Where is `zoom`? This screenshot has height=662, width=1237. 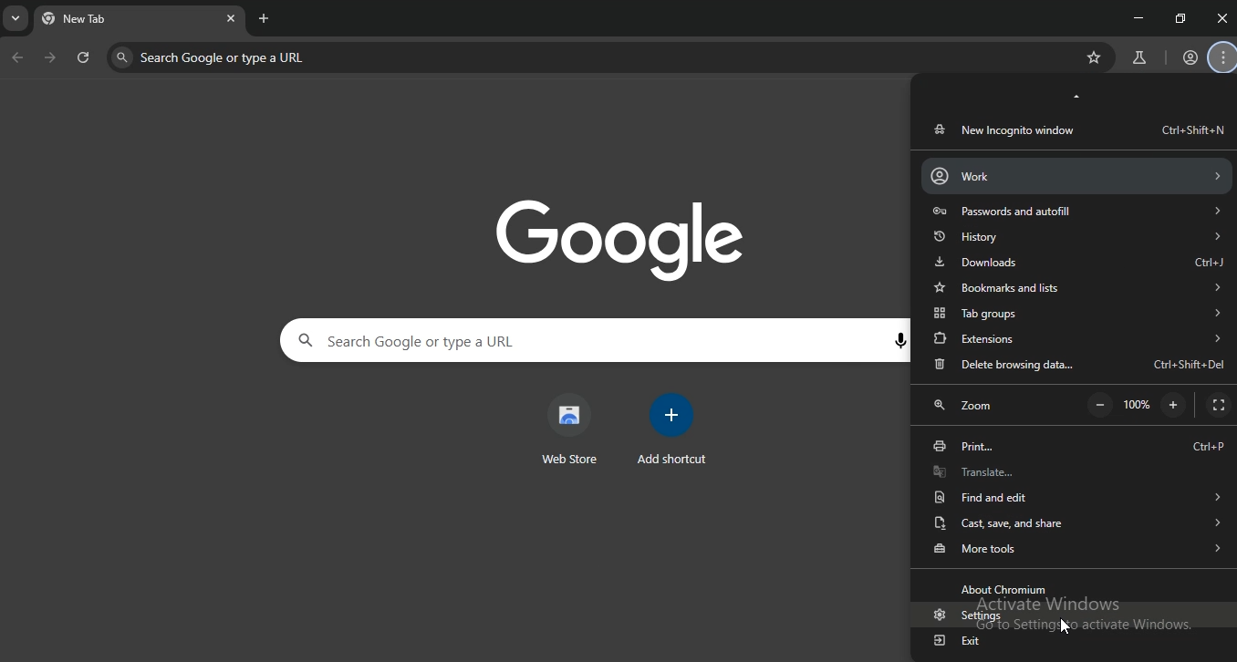 zoom is located at coordinates (969, 408).